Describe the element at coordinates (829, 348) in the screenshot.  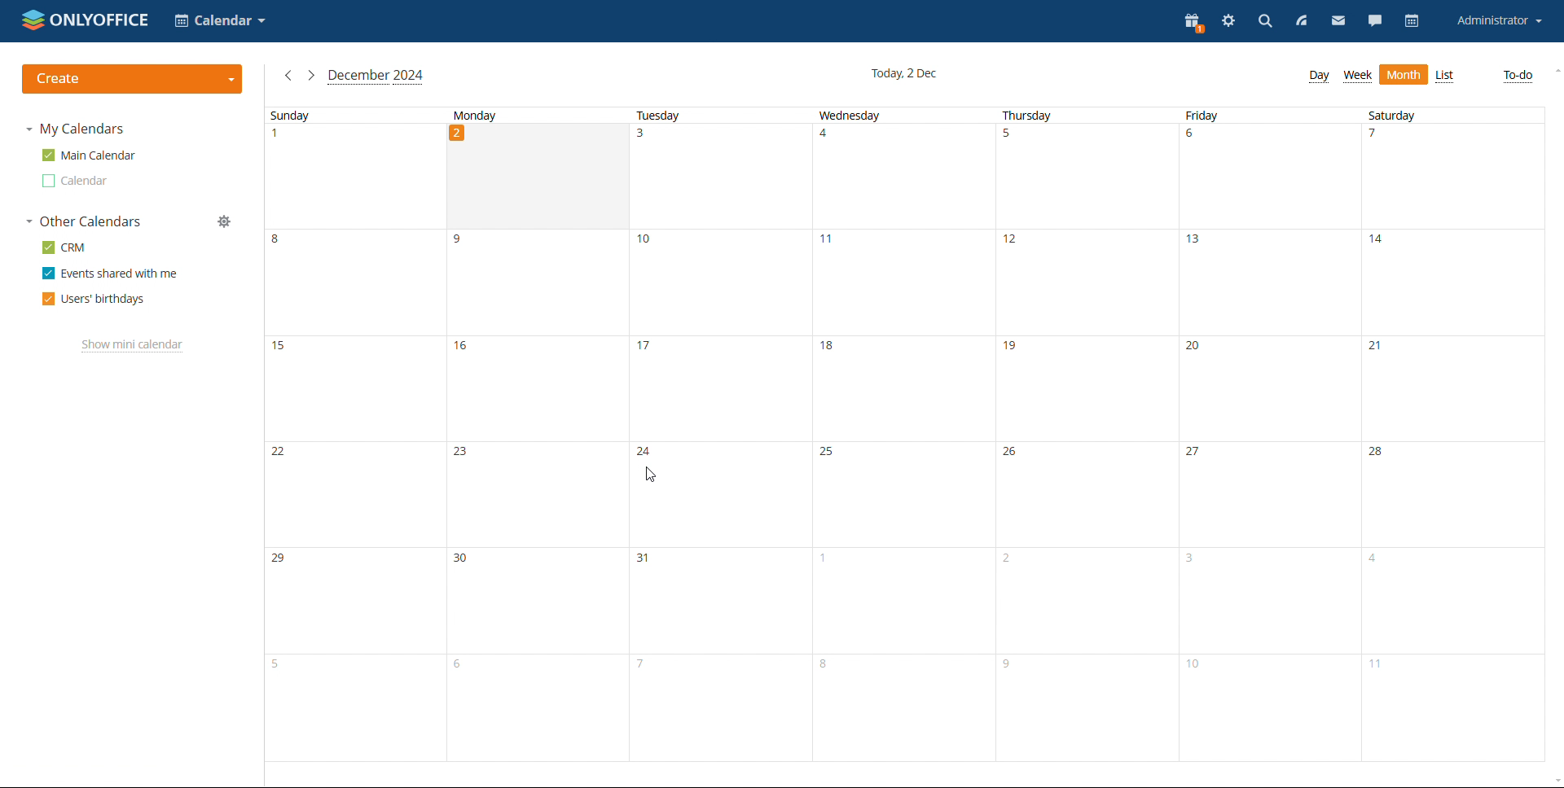
I see `18` at that location.